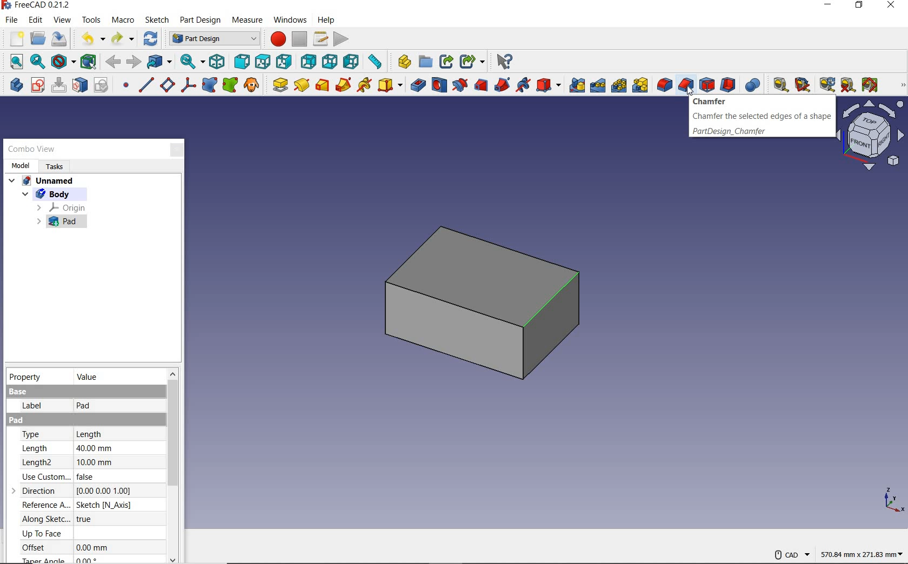  What do you see at coordinates (96, 518) in the screenshot?
I see `true` at bounding box center [96, 518].